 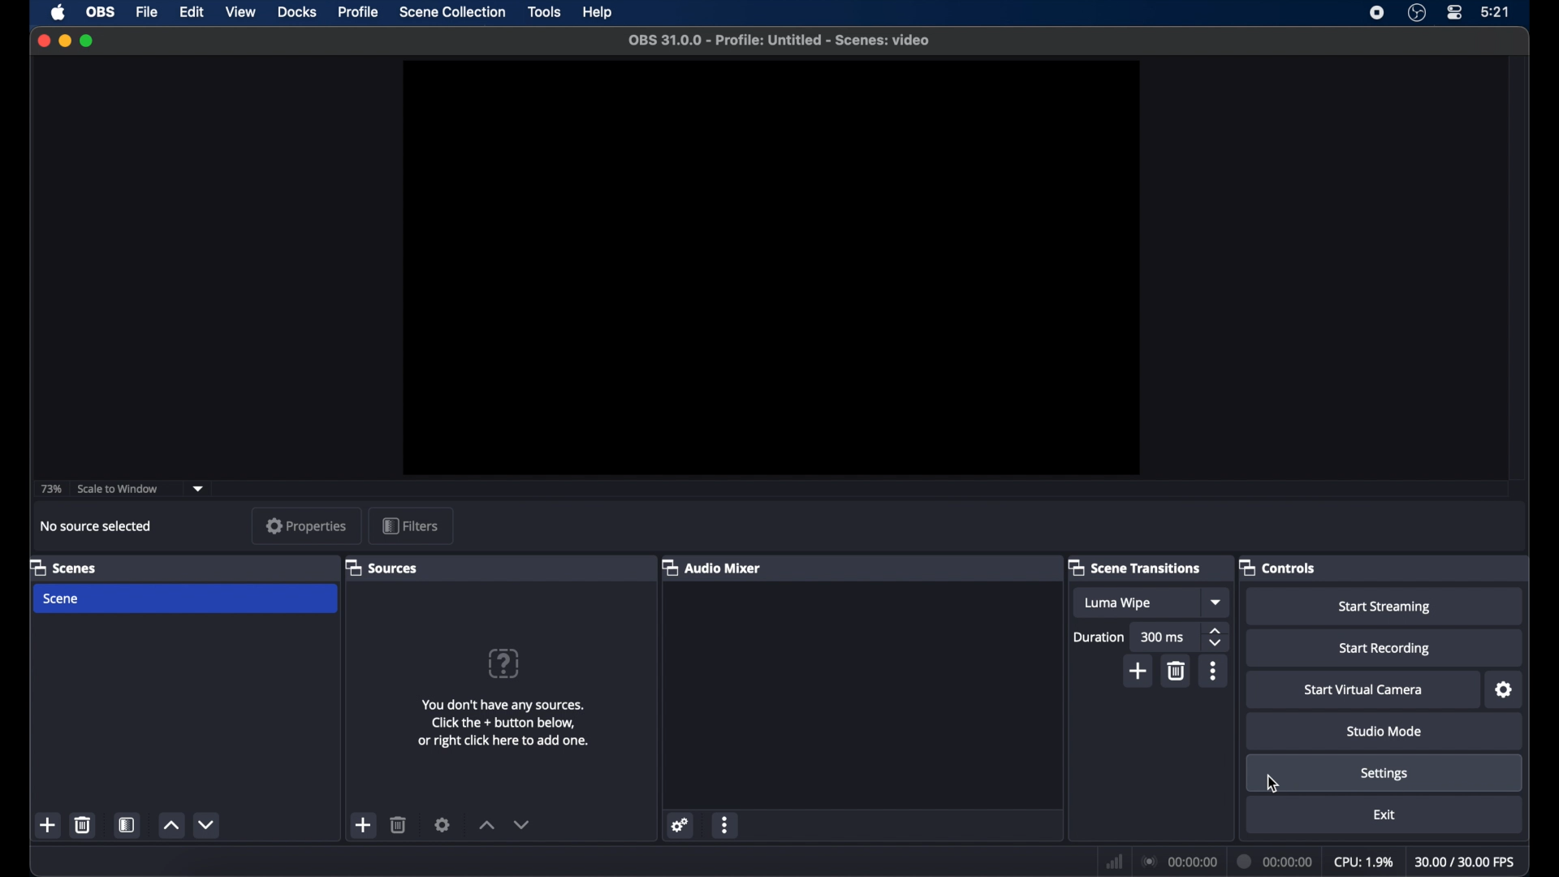 What do you see at coordinates (443, 824) in the screenshot?
I see `settings` at bounding box center [443, 824].